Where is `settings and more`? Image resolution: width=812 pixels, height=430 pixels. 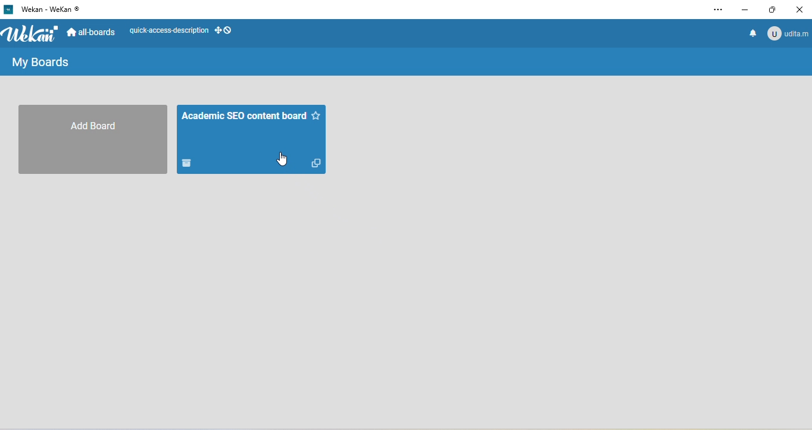 settings and more is located at coordinates (717, 11).